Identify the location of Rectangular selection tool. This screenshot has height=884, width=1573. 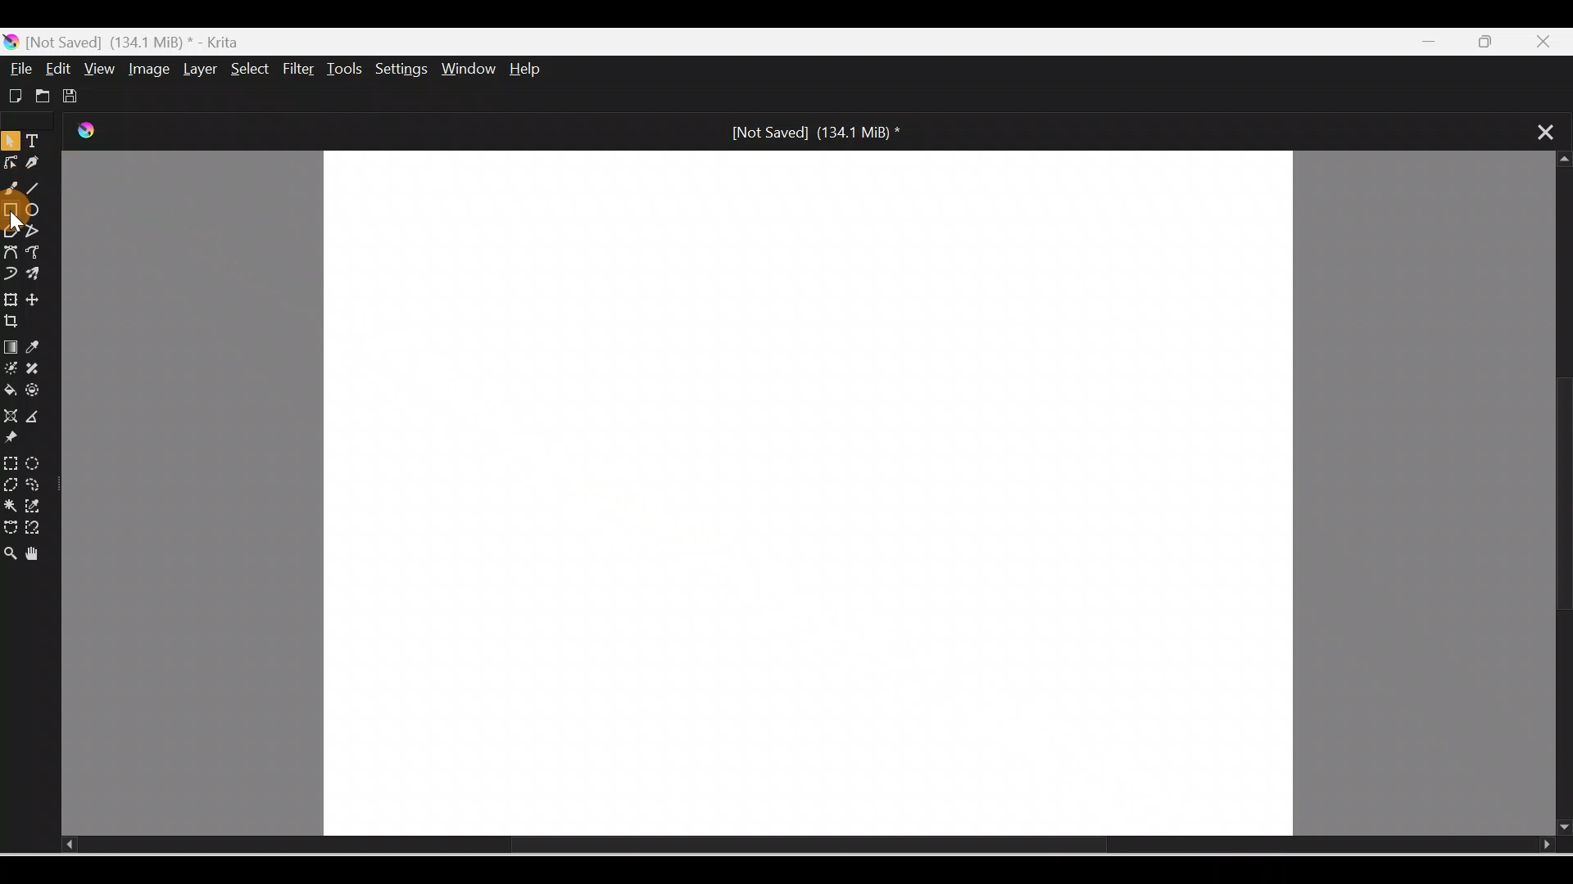
(10, 460).